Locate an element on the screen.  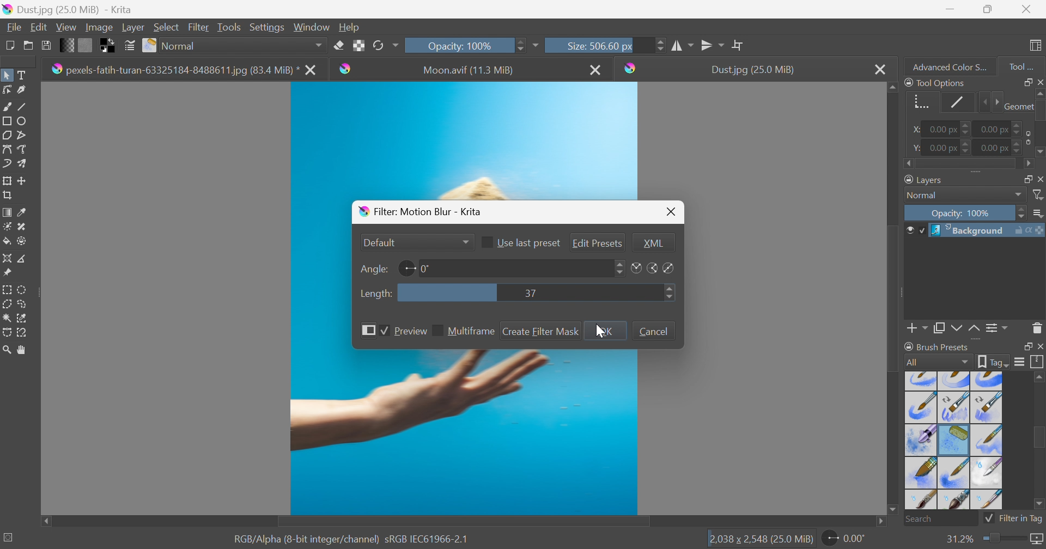
Close is located at coordinates (1039, 81).